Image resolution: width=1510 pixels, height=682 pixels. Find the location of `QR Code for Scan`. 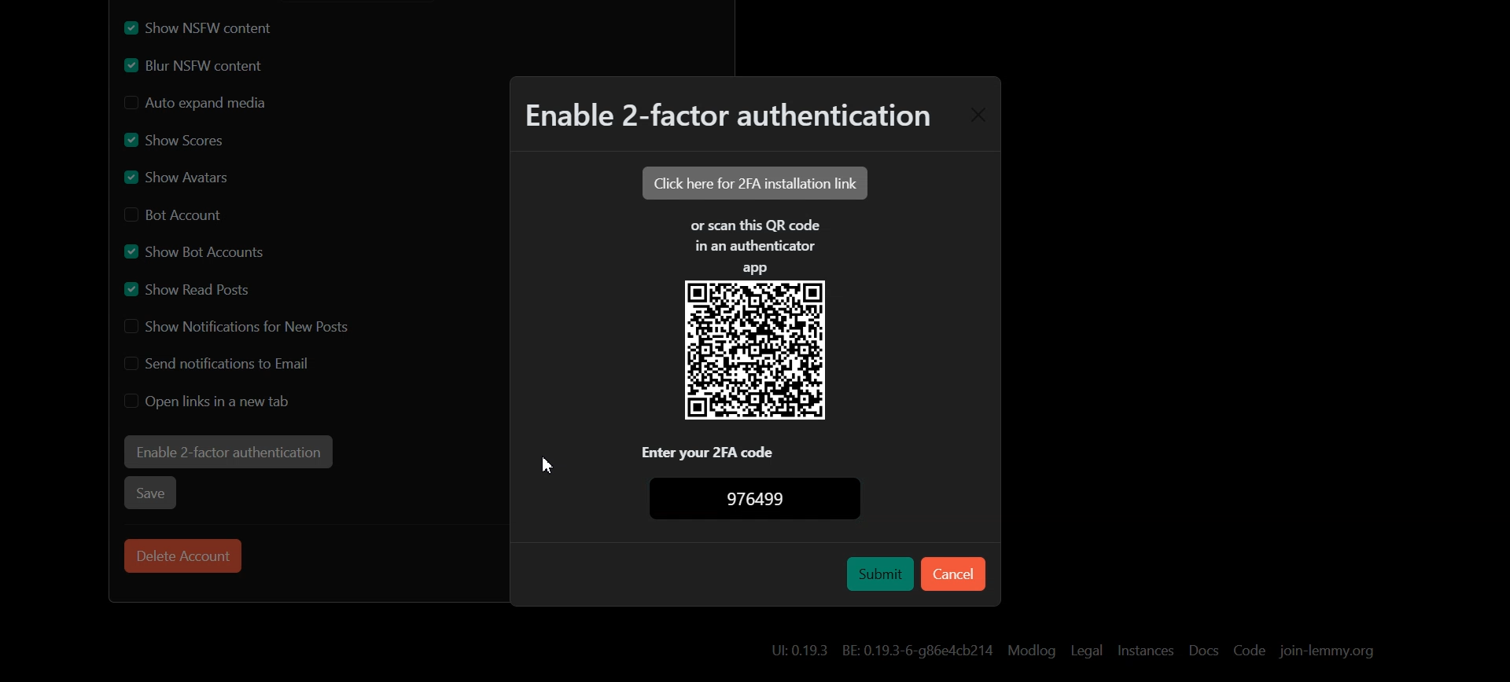

QR Code for Scan is located at coordinates (755, 351).